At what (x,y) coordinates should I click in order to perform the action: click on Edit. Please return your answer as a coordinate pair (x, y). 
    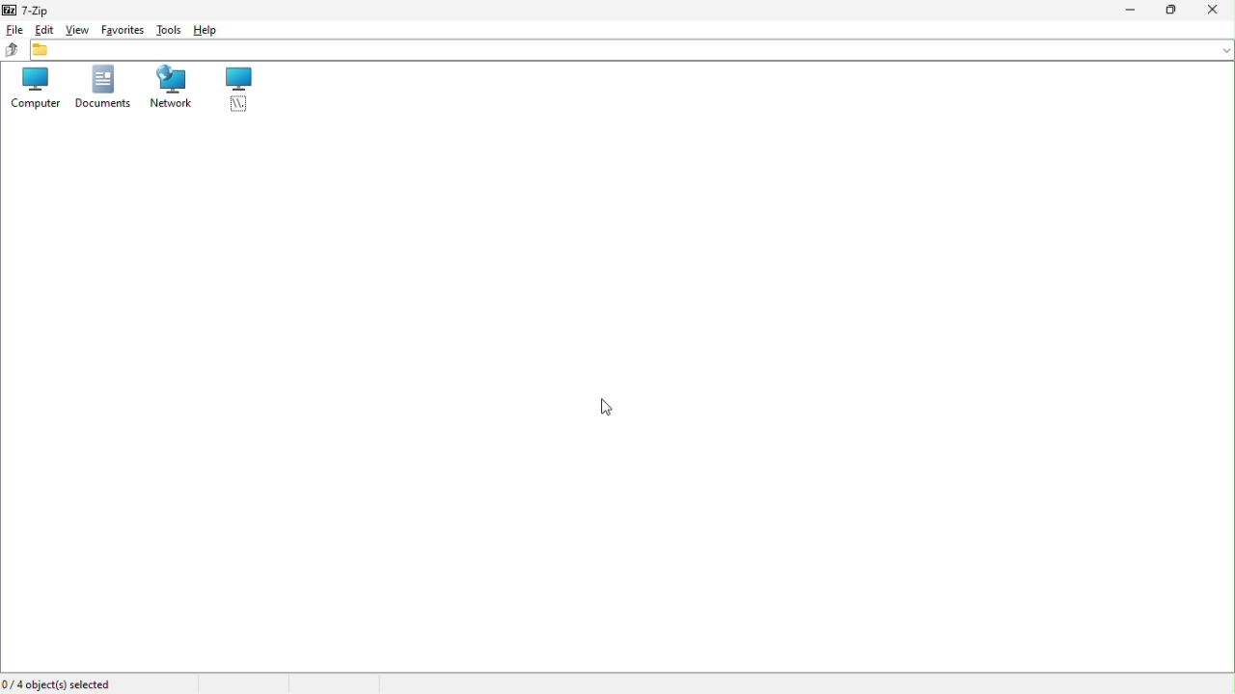
    Looking at the image, I should click on (45, 30).